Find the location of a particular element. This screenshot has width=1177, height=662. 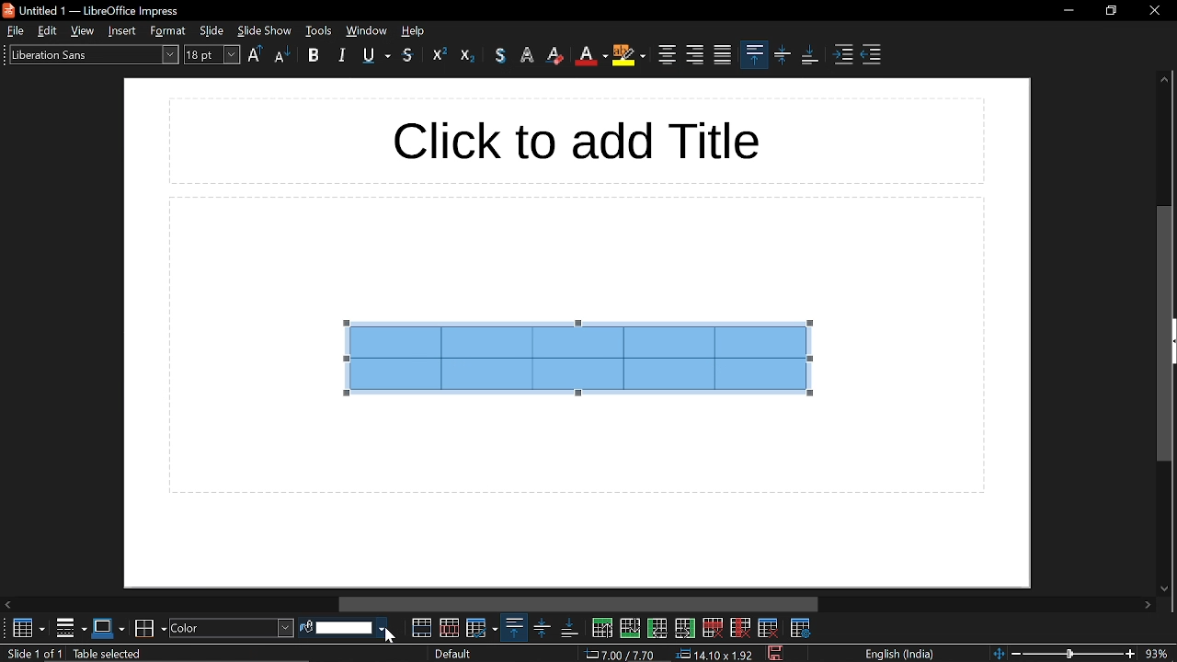

text color is located at coordinates (591, 56).